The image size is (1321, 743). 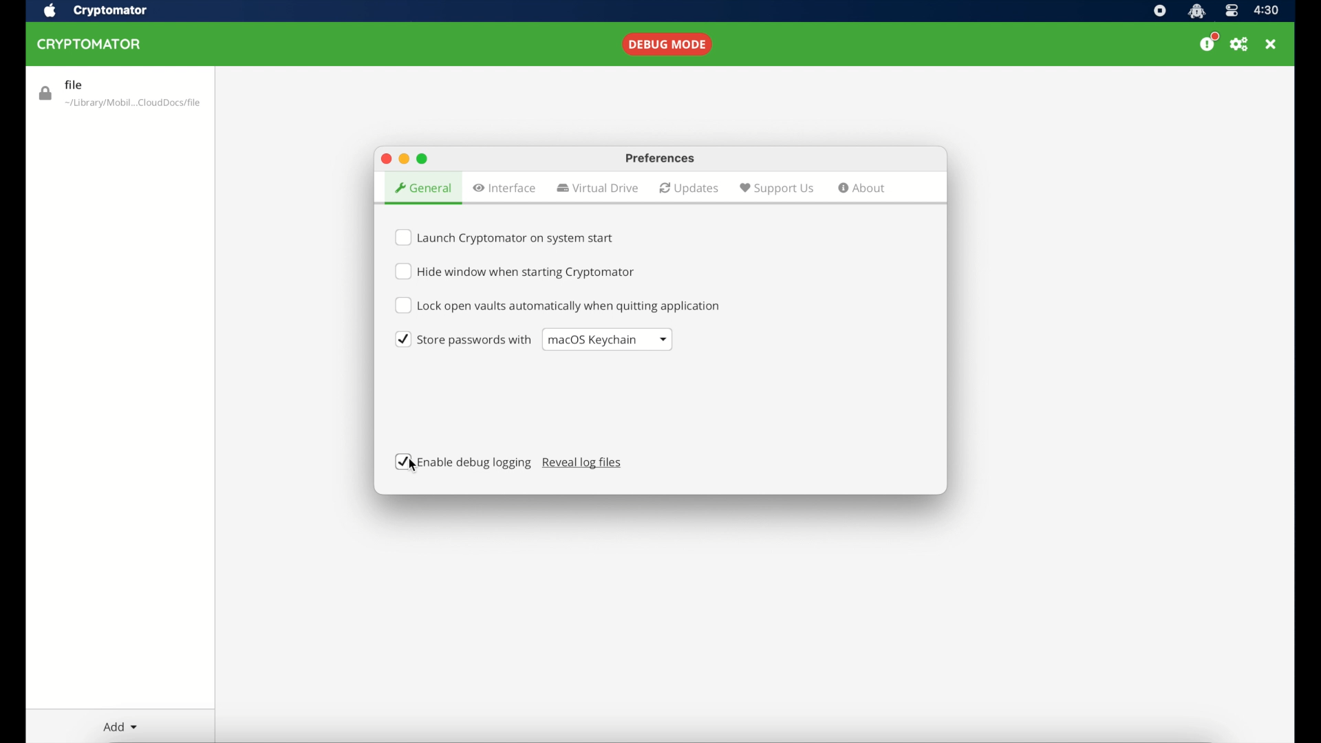 I want to click on screen recorder icon, so click(x=1161, y=11).